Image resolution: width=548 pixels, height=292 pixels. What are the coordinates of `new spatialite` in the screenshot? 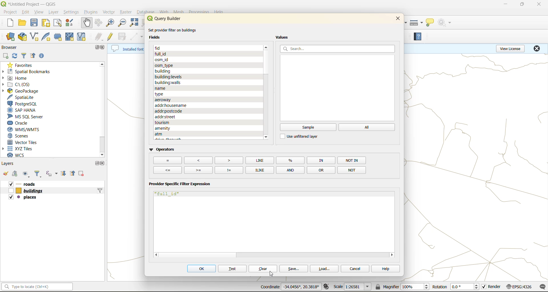 It's located at (47, 37).